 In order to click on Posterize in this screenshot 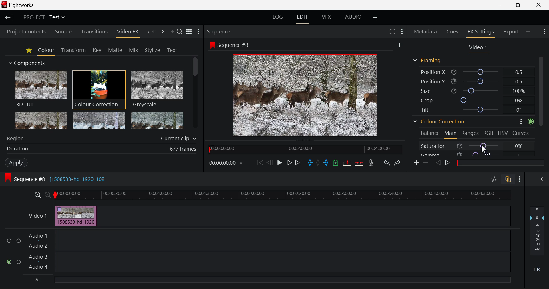, I will do `click(156, 121)`.